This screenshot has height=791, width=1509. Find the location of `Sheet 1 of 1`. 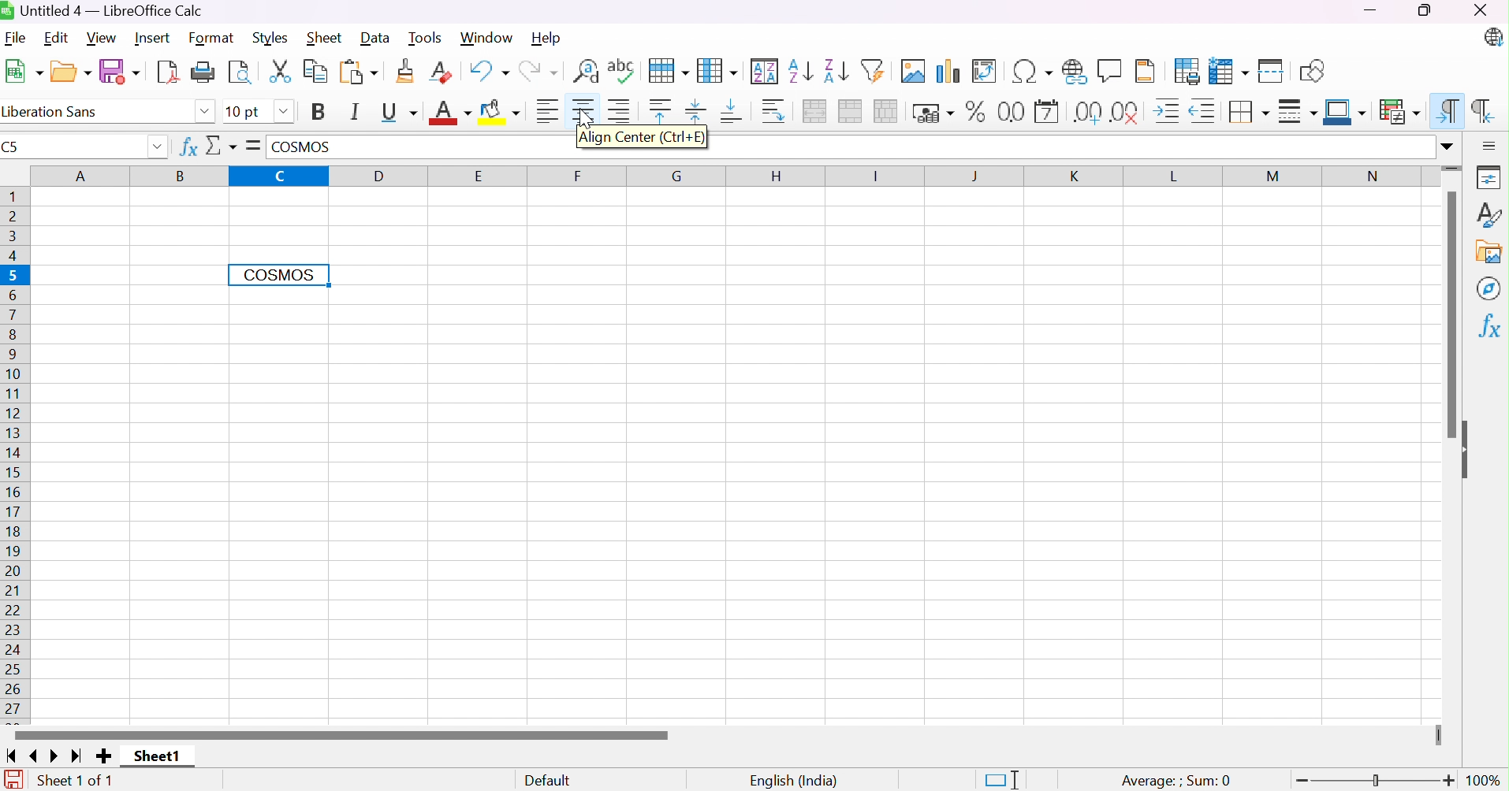

Sheet 1 of 1 is located at coordinates (78, 782).